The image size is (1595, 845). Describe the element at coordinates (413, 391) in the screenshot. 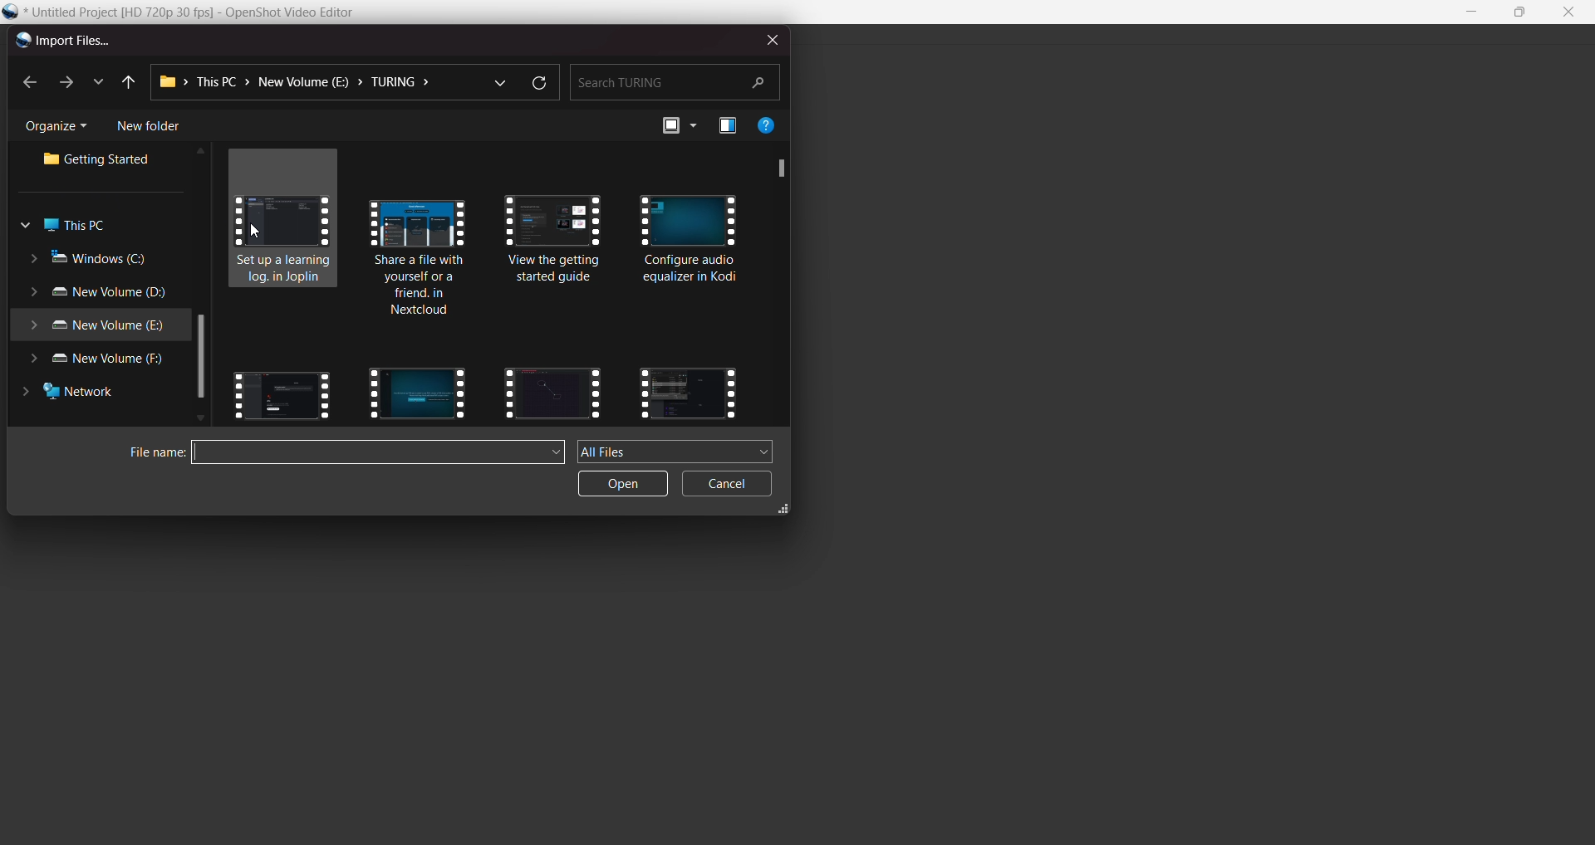

I see `videos` at that location.